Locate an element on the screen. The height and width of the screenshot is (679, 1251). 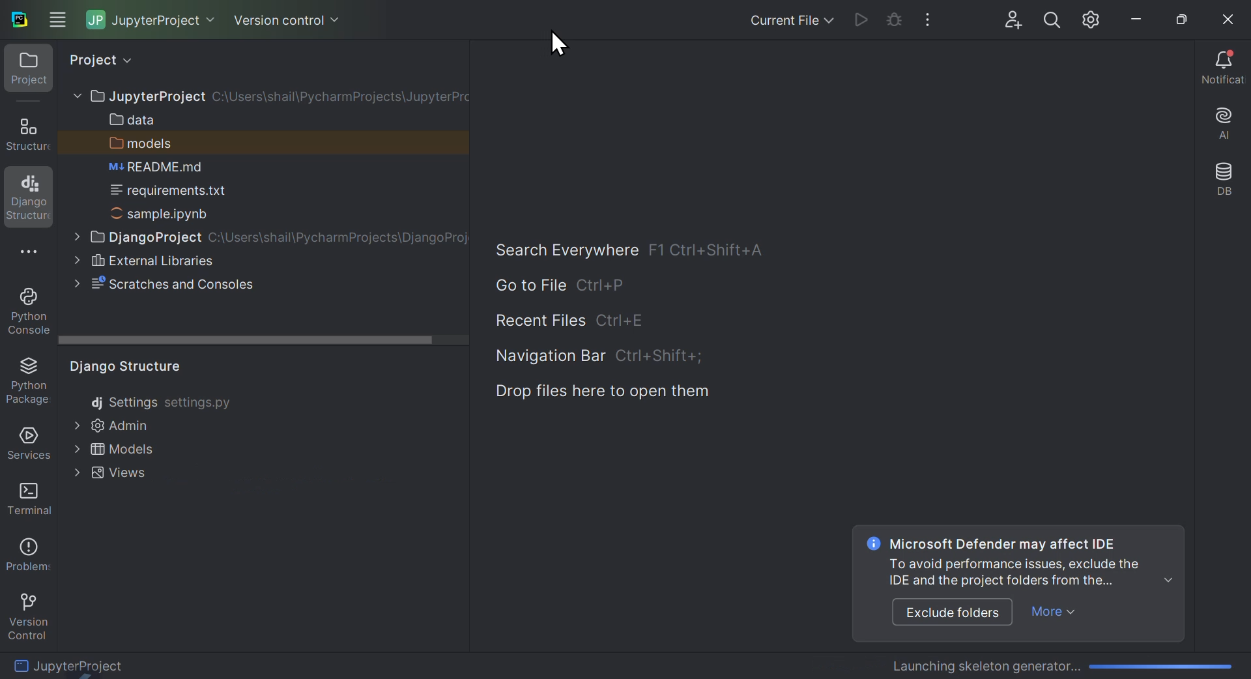
Problems is located at coordinates (26, 551).